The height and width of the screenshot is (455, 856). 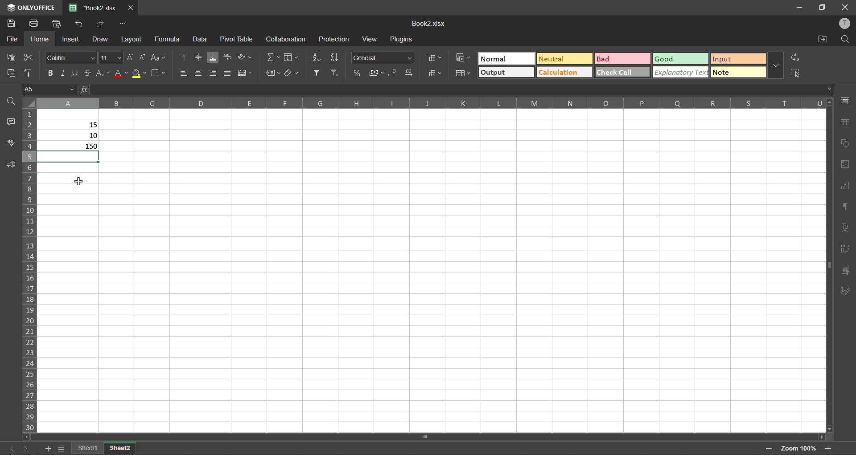 I want to click on feedback, so click(x=12, y=165).